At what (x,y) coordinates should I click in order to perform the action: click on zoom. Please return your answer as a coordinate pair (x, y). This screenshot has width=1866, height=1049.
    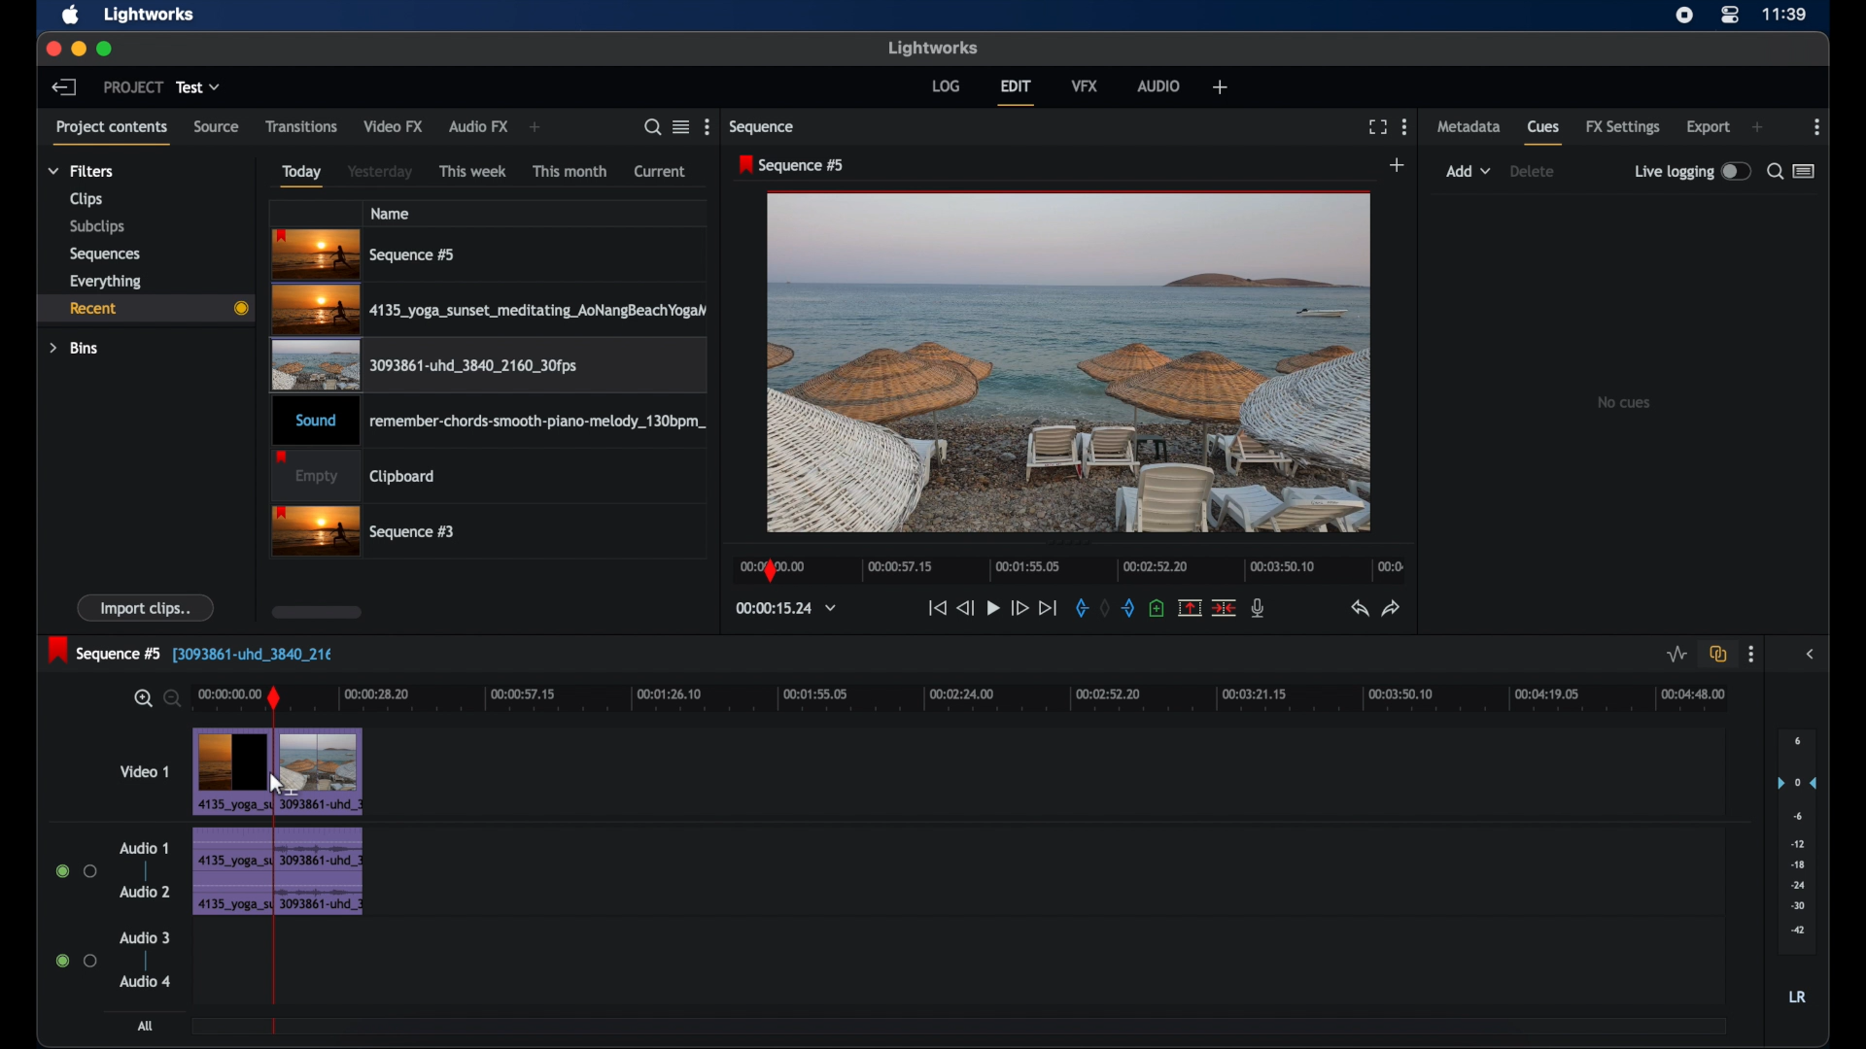
    Looking at the image, I should click on (154, 699).